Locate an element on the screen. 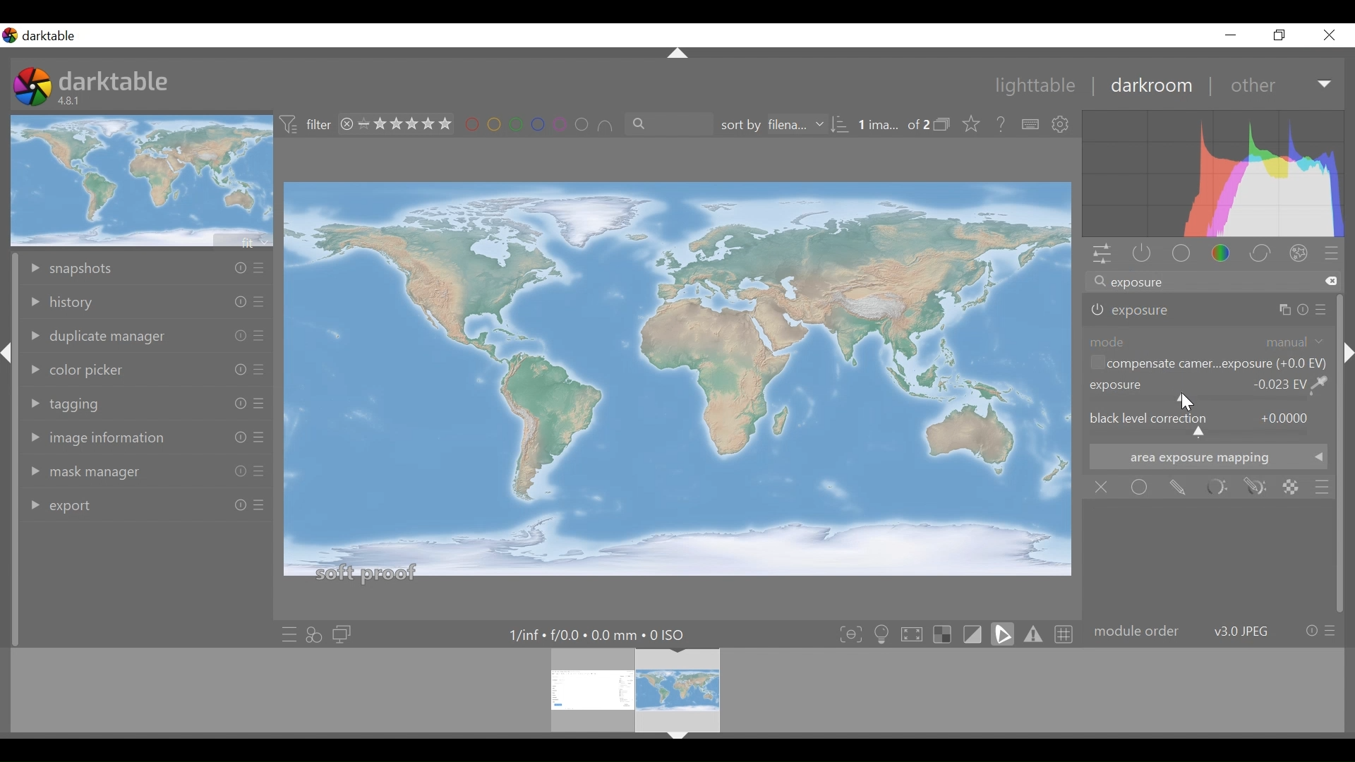  toggle high quality processing is located at coordinates (915, 634).